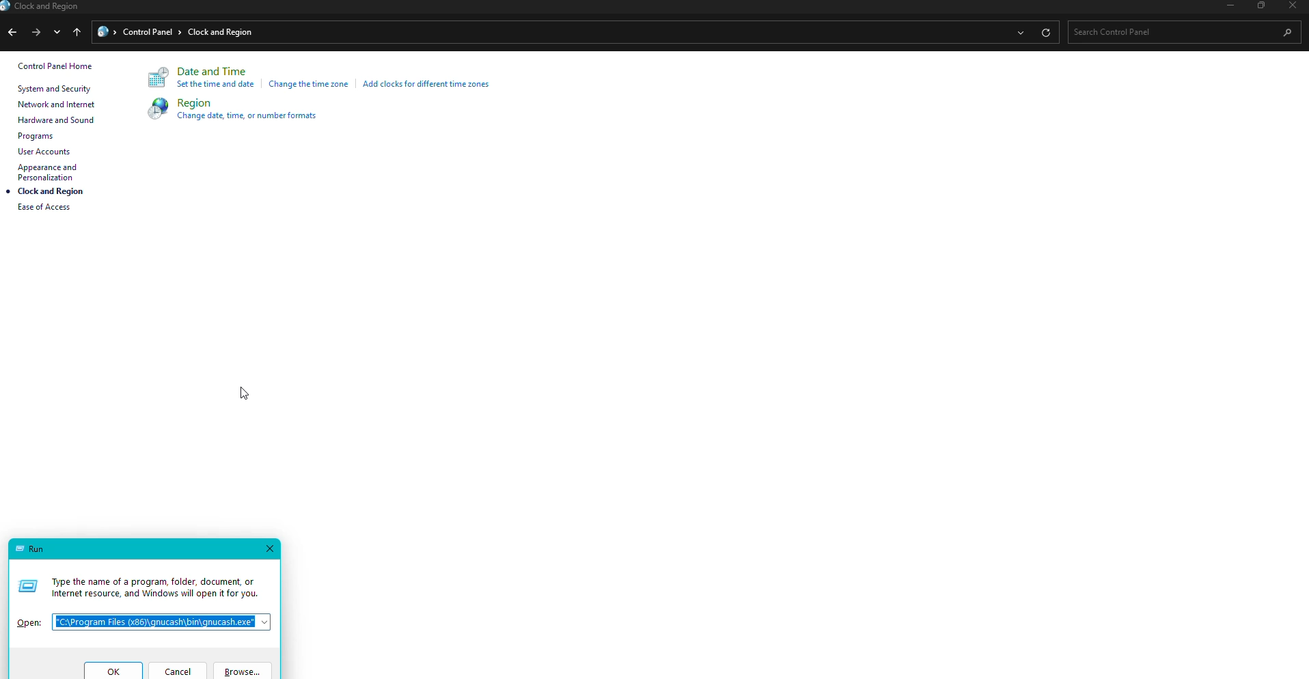 This screenshot has height=679, width=1309. I want to click on Logo, so click(153, 109).